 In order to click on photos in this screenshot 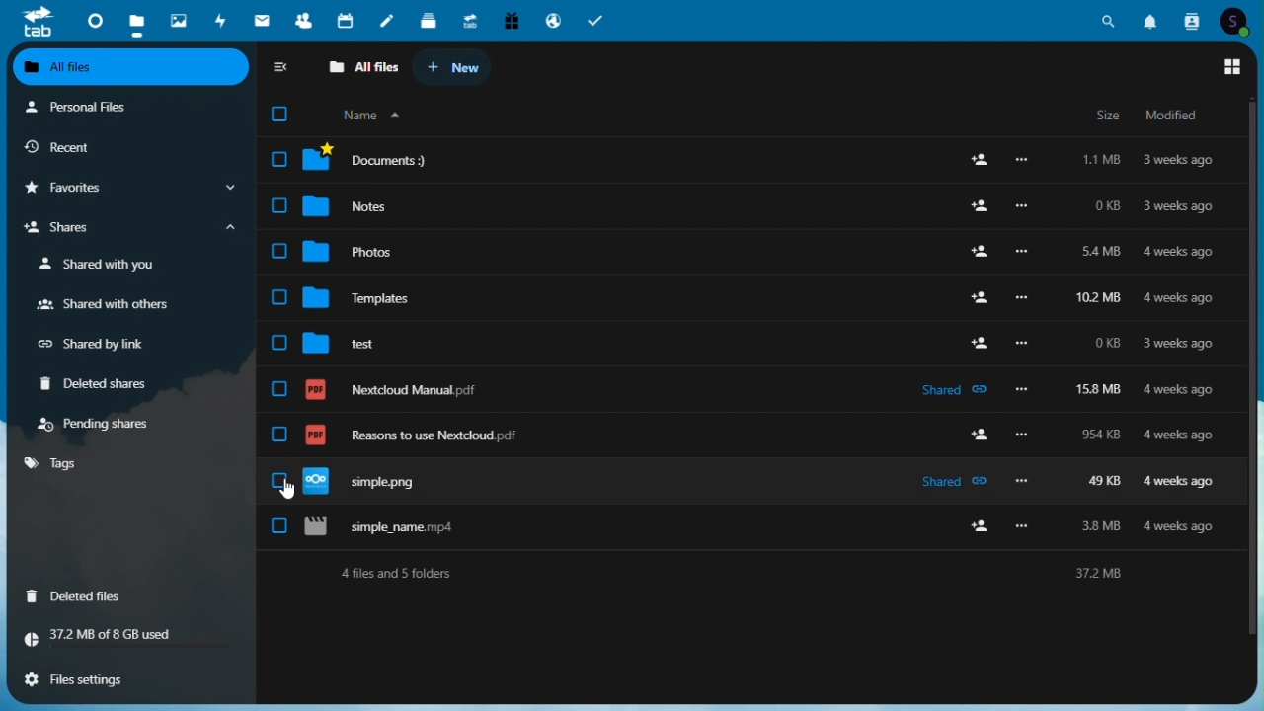, I will do `click(177, 17)`.